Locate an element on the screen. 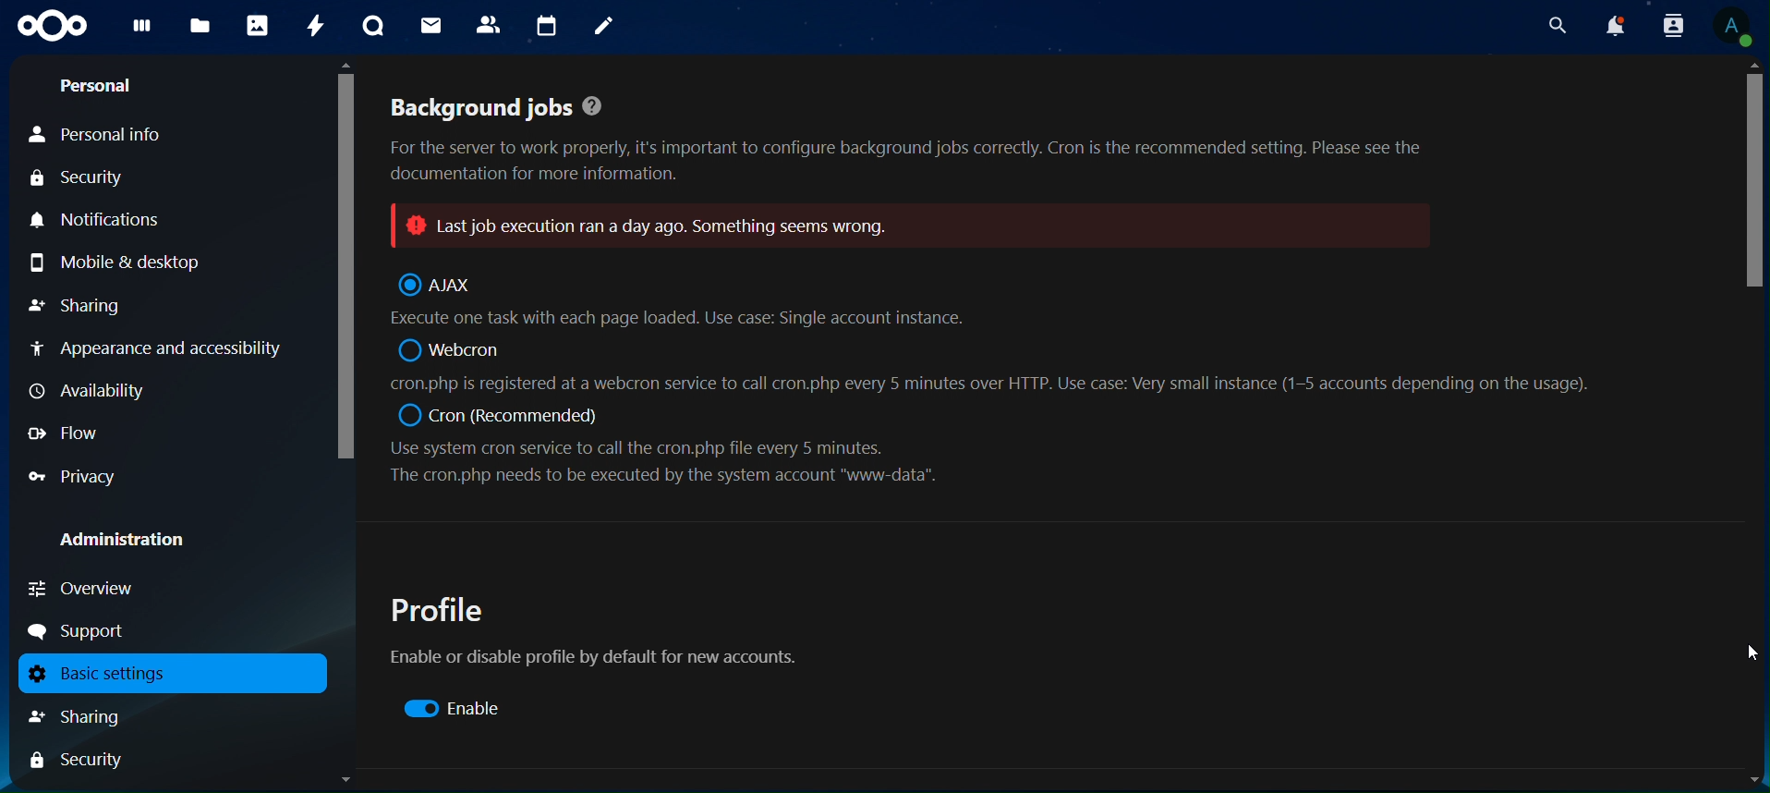 The width and height of the screenshot is (1770, 793). enable is located at coordinates (460, 708).